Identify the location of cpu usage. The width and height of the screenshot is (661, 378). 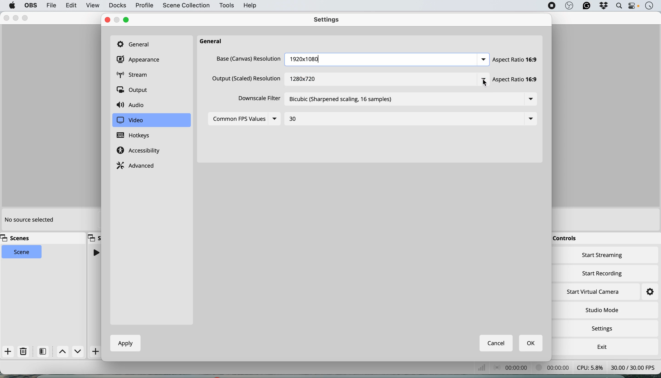
(589, 367).